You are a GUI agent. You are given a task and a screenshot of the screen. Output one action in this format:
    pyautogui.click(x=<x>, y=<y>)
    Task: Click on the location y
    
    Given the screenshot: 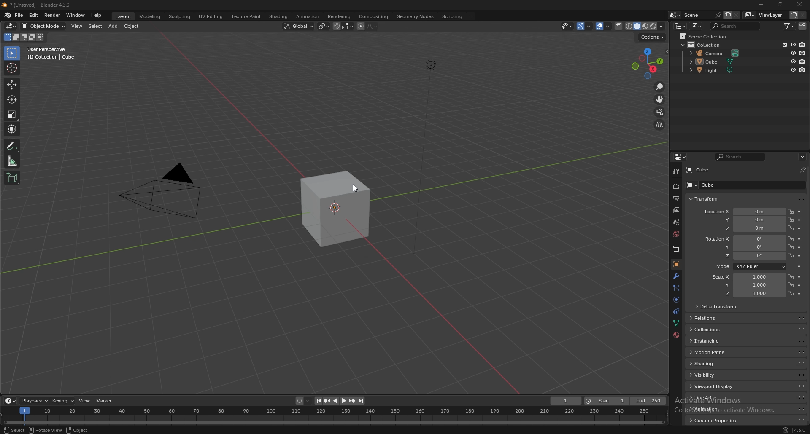 What is the action you would take?
    pyautogui.click(x=747, y=220)
    